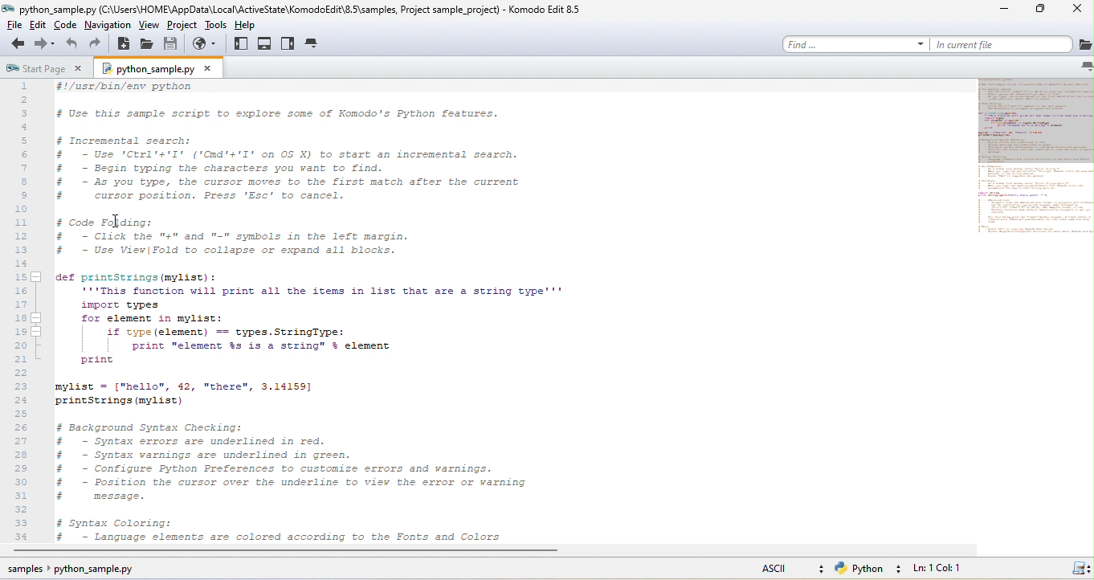 The image size is (1094, 580). I want to click on open, so click(143, 45).